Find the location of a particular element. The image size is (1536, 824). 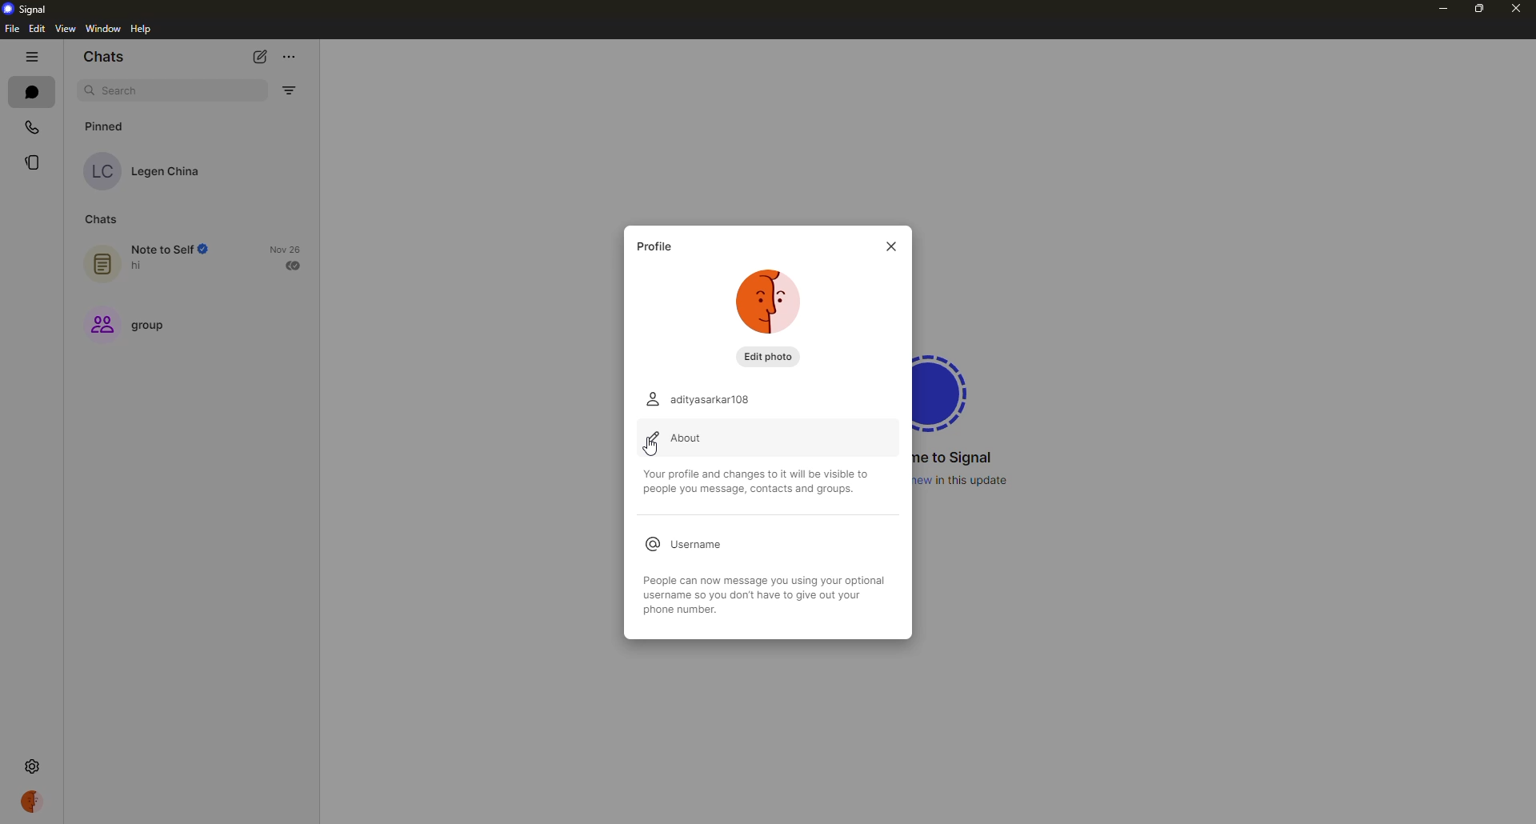

about is located at coordinates (679, 438).